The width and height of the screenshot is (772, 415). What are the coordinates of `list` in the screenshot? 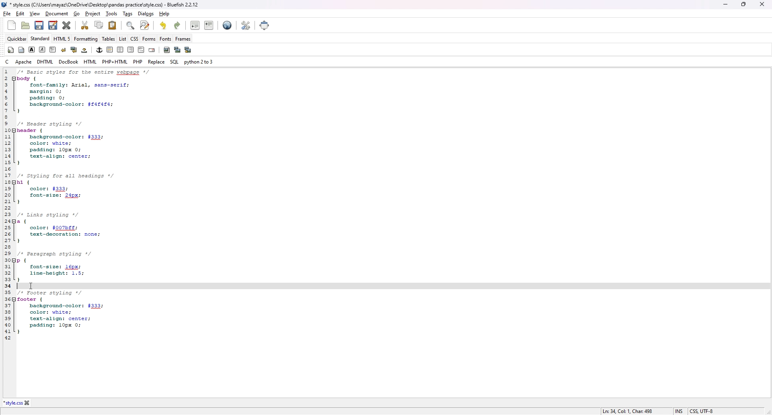 It's located at (123, 39).